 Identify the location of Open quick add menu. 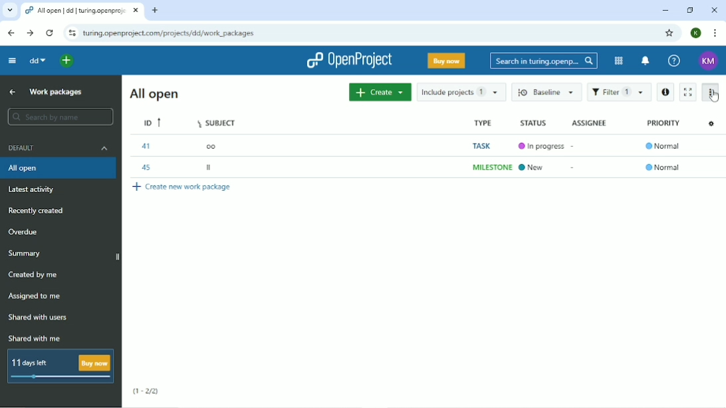
(68, 61).